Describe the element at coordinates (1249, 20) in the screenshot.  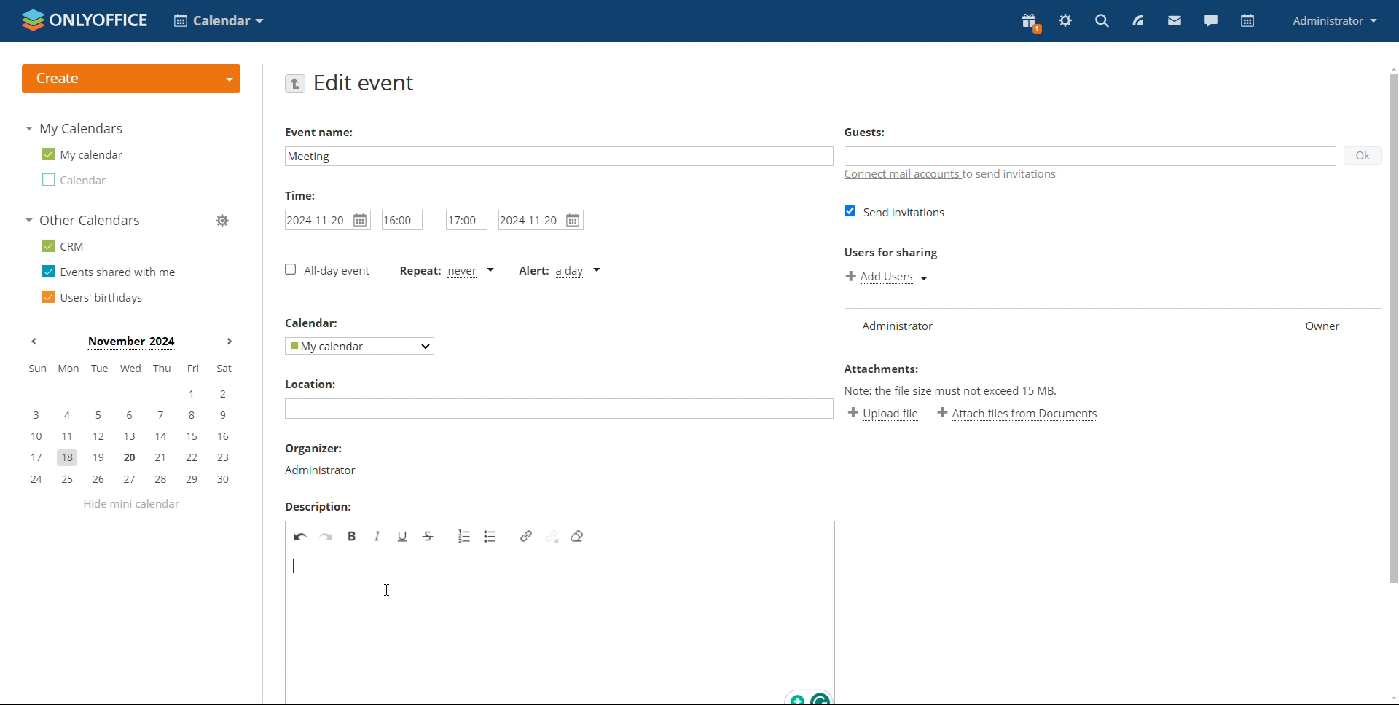
I see `calendar` at that location.